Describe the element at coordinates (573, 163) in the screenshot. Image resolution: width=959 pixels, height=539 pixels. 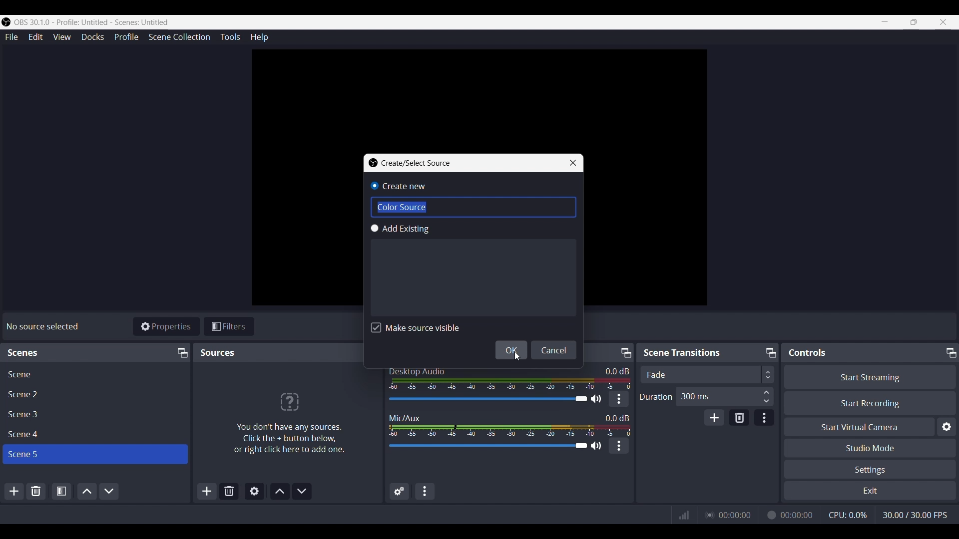
I see `Close` at that location.